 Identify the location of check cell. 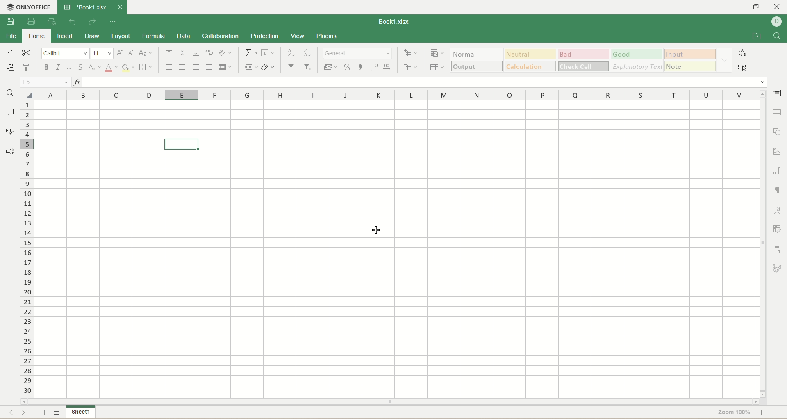
(583, 66).